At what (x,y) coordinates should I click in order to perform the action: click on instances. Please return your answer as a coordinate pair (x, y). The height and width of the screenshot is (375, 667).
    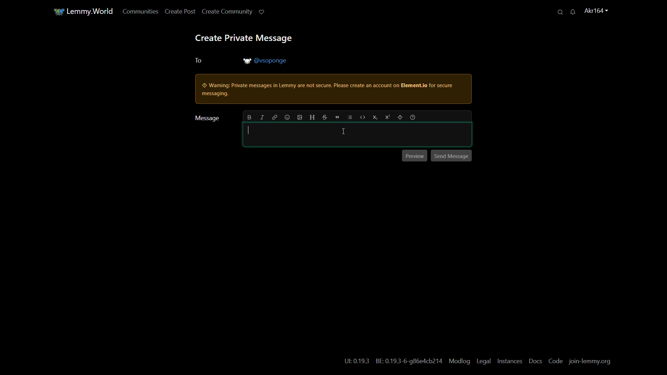
    Looking at the image, I should click on (509, 361).